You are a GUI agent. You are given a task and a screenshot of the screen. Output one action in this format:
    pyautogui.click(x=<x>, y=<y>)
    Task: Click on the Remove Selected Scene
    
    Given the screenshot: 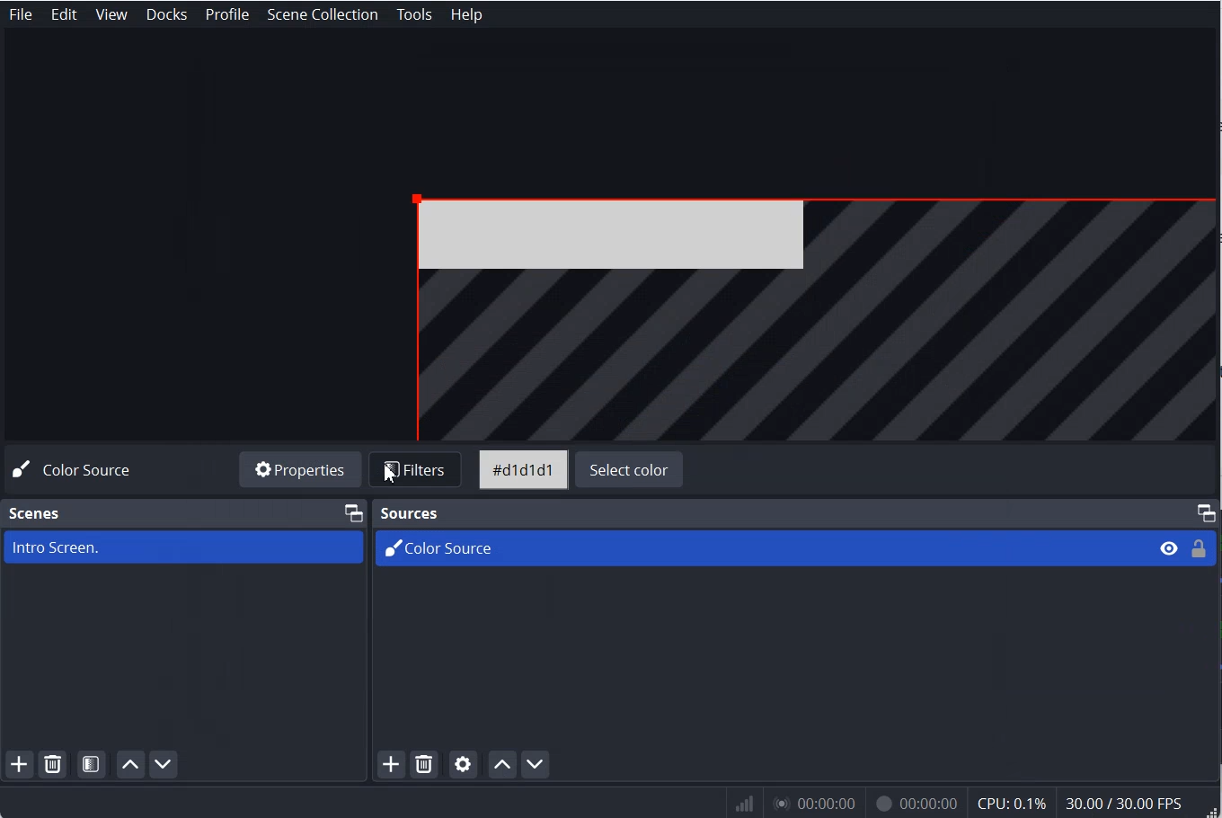 What is the action you would take?
    pyautogui.click(x=57, y=764)
    